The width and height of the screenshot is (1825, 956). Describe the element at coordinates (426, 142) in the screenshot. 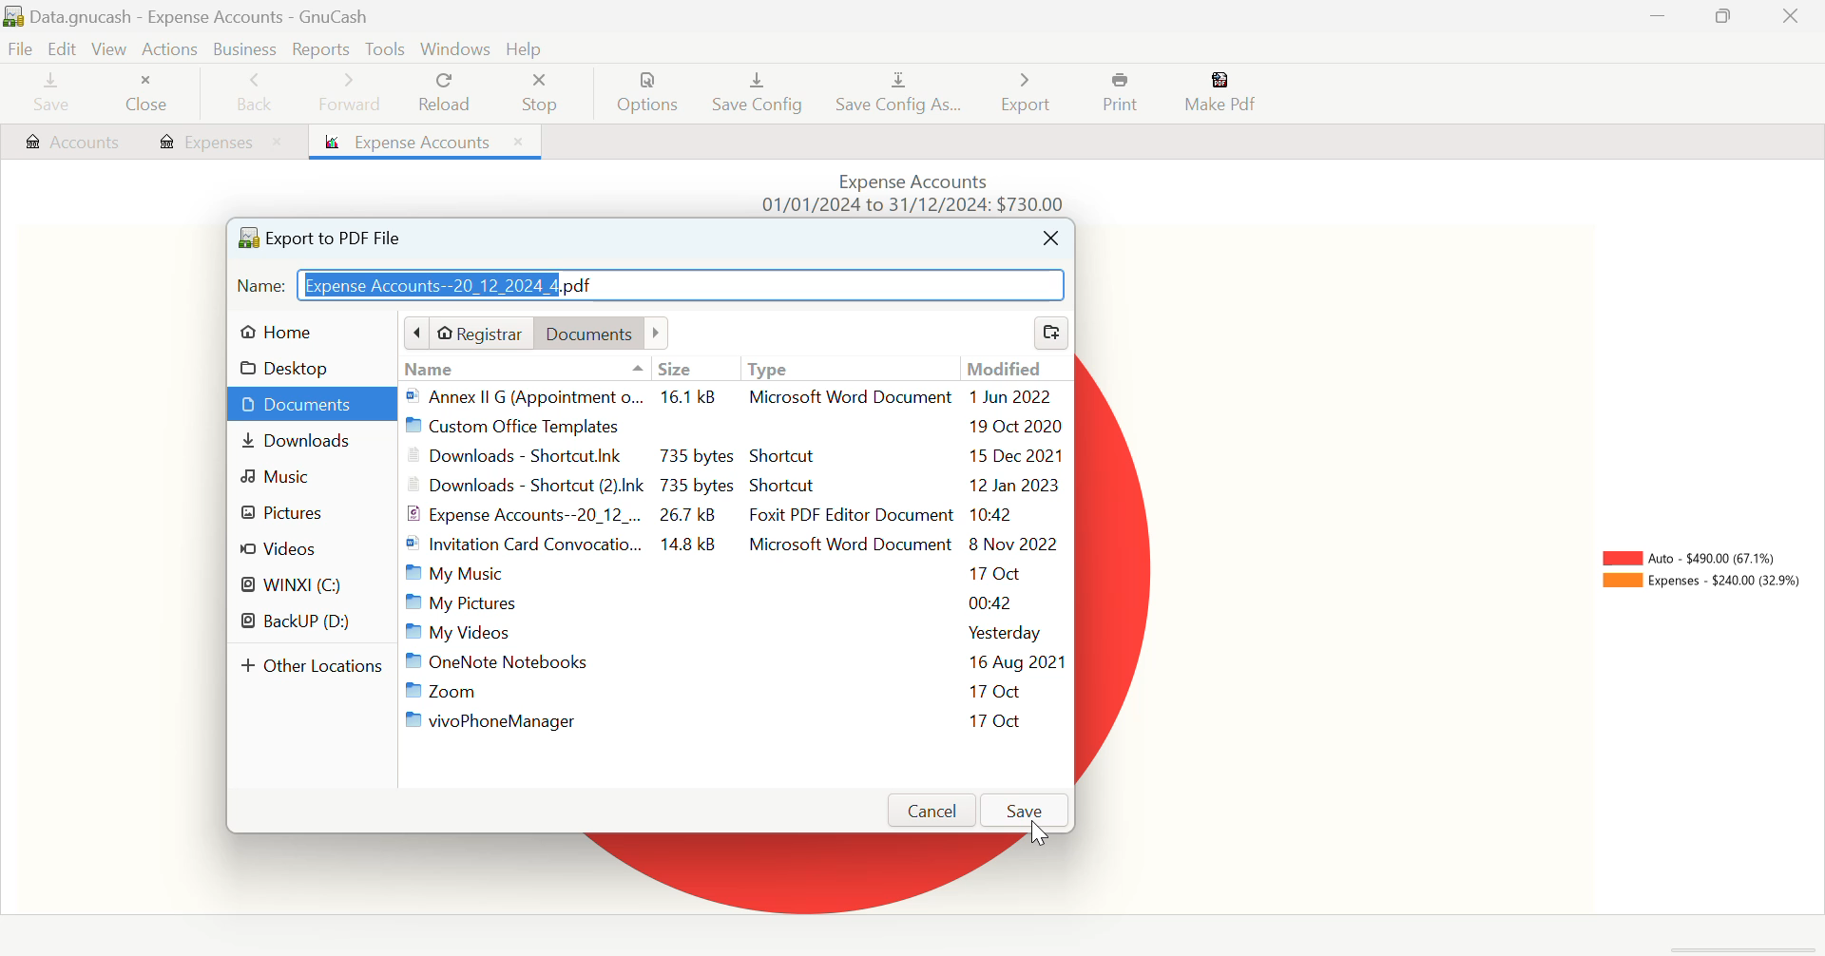

I see `Expense Accounts Piechart Tab` at that location.